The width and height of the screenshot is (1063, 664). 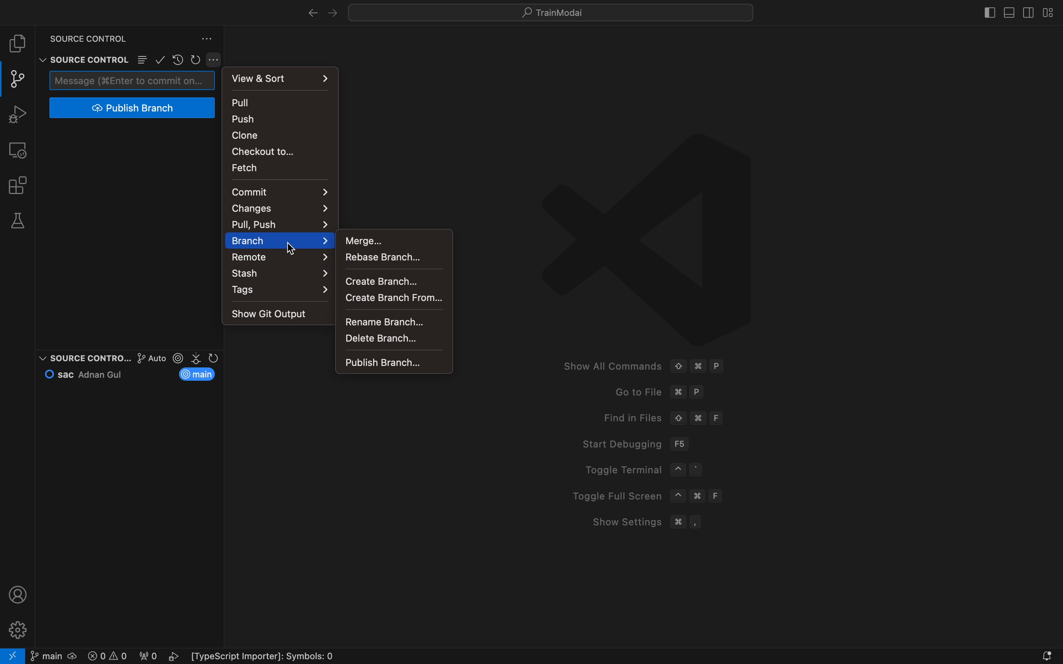 I want to click on rename a branch, so click(x=391, y=321).